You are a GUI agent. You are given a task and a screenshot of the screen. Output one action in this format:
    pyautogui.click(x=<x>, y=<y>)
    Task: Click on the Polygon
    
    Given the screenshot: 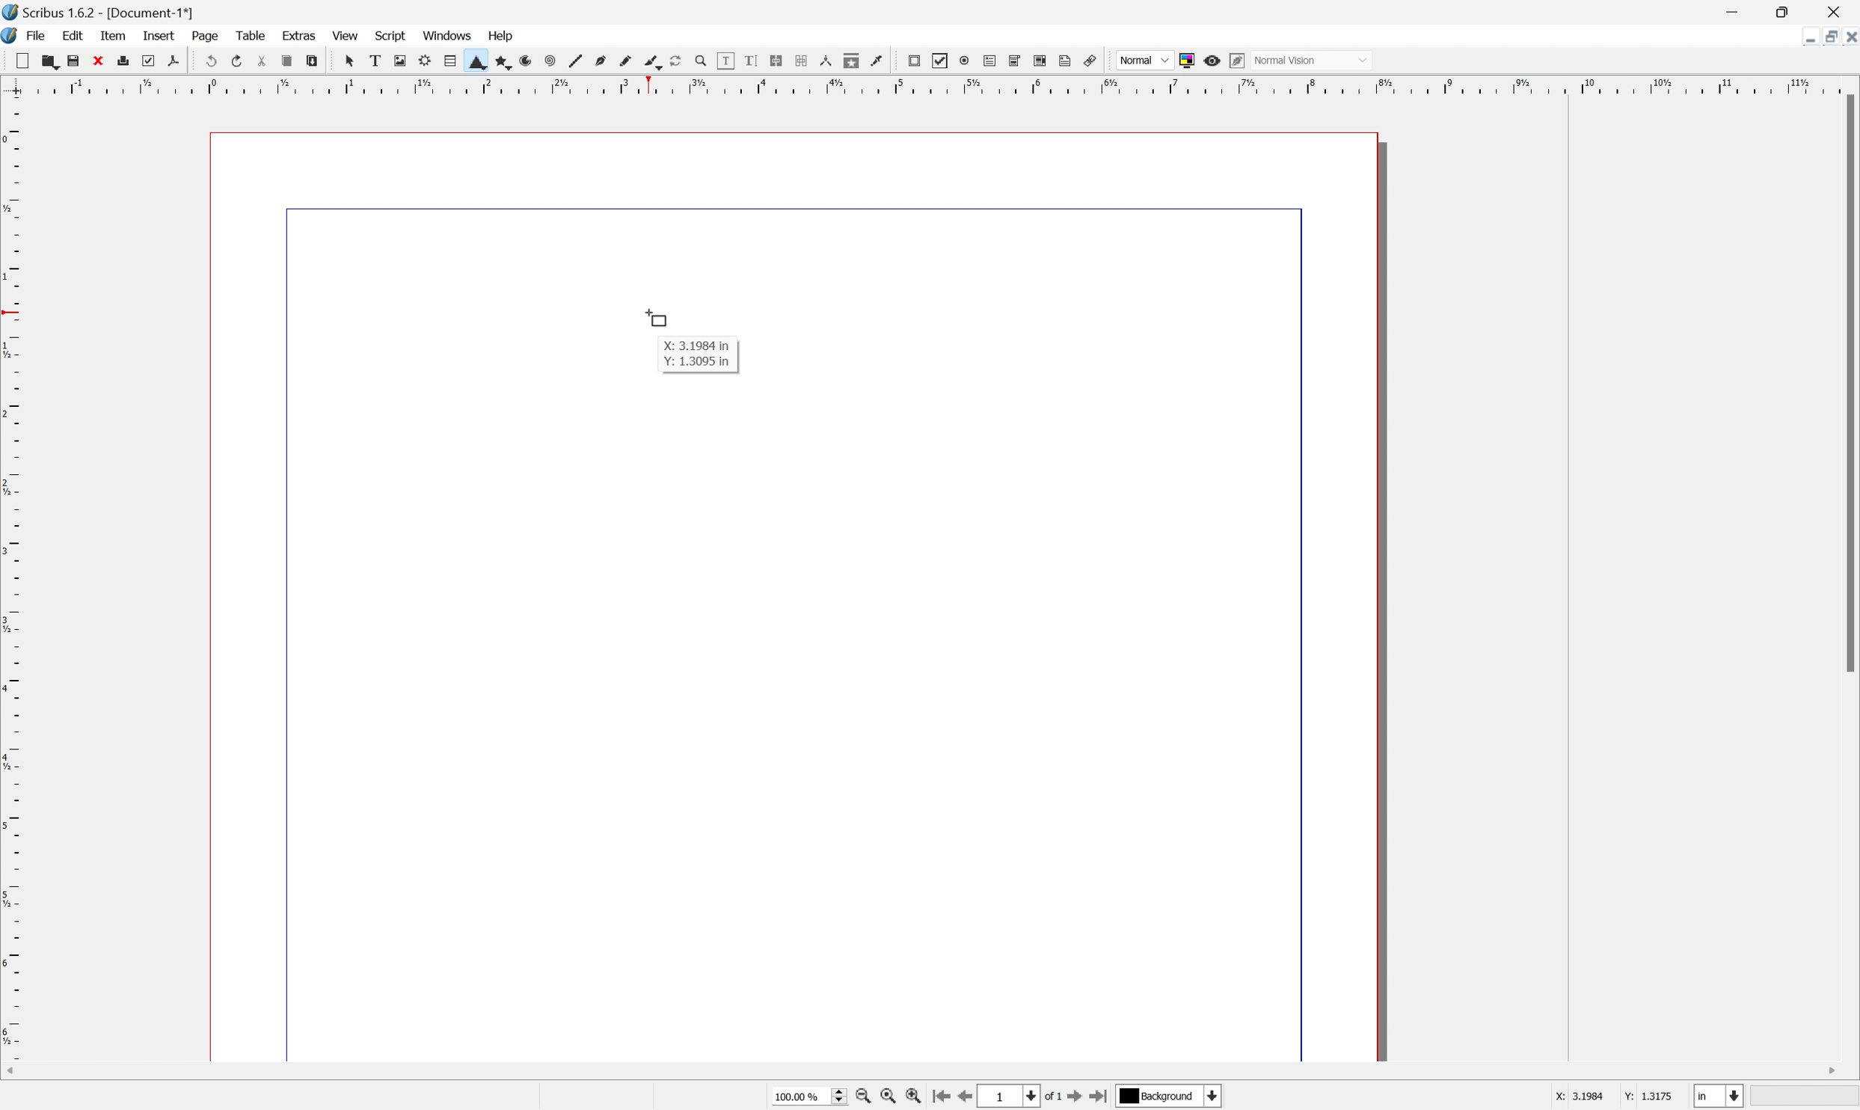 What is the action you would take?
    pyautogui.click(x=497, y=62)
    